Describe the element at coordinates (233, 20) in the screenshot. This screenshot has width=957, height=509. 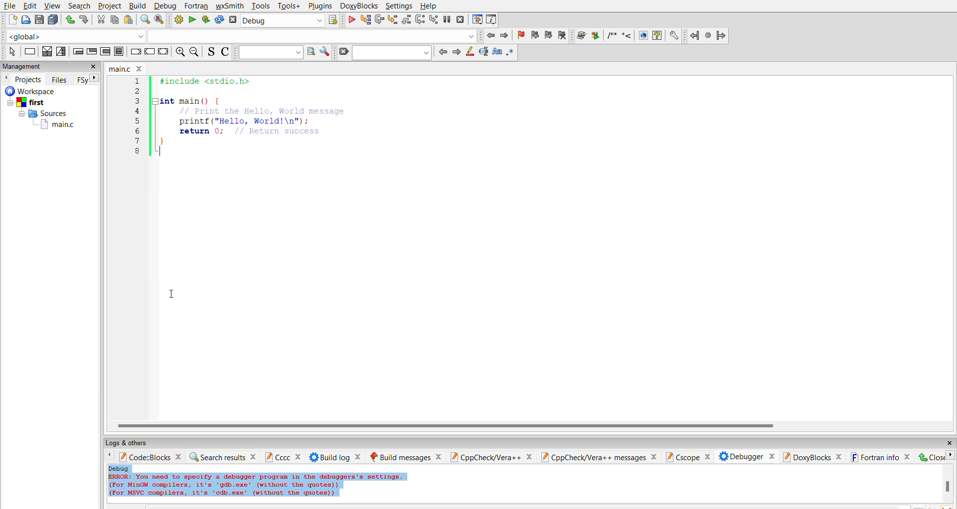
I see `abort` at that location.